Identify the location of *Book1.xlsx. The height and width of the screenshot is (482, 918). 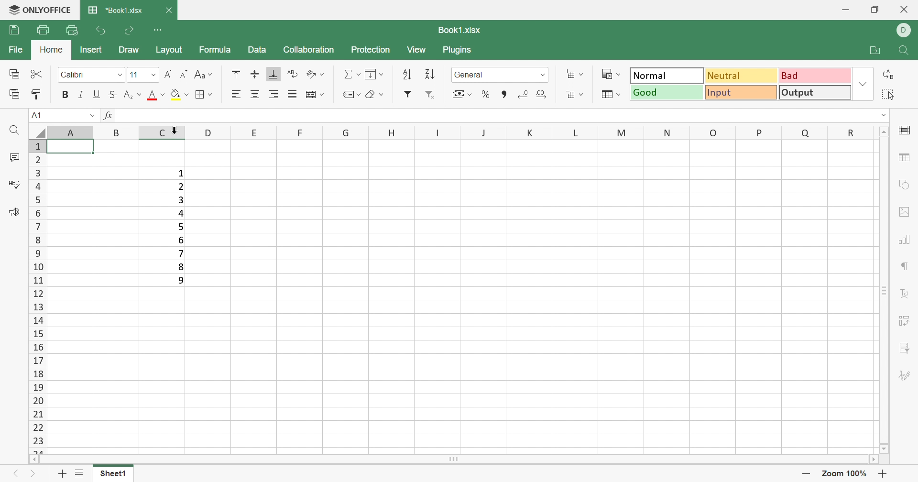
(116, 11).